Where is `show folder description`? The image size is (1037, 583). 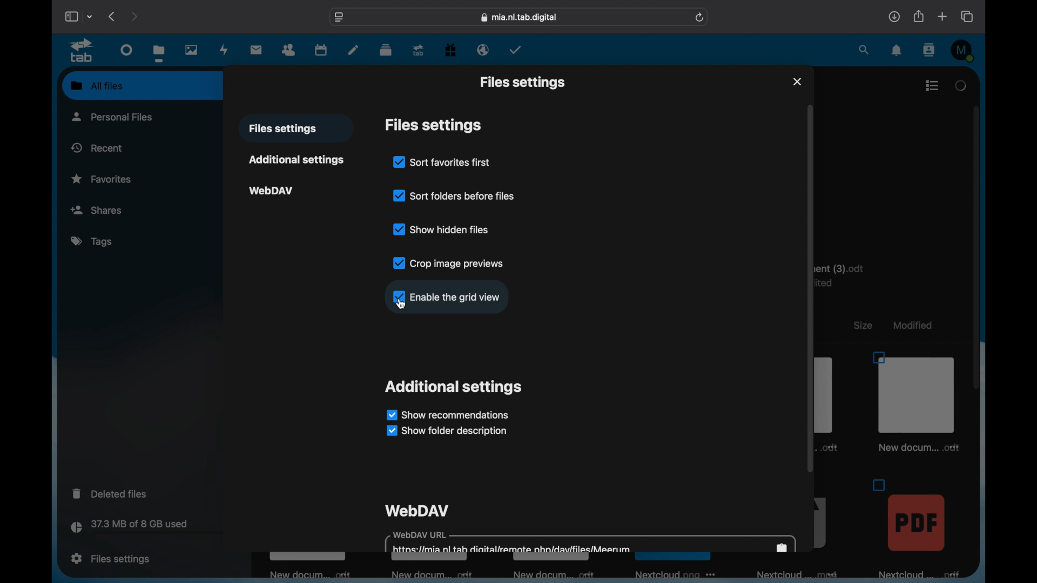 show folder description is located at coordinates (445, 431).